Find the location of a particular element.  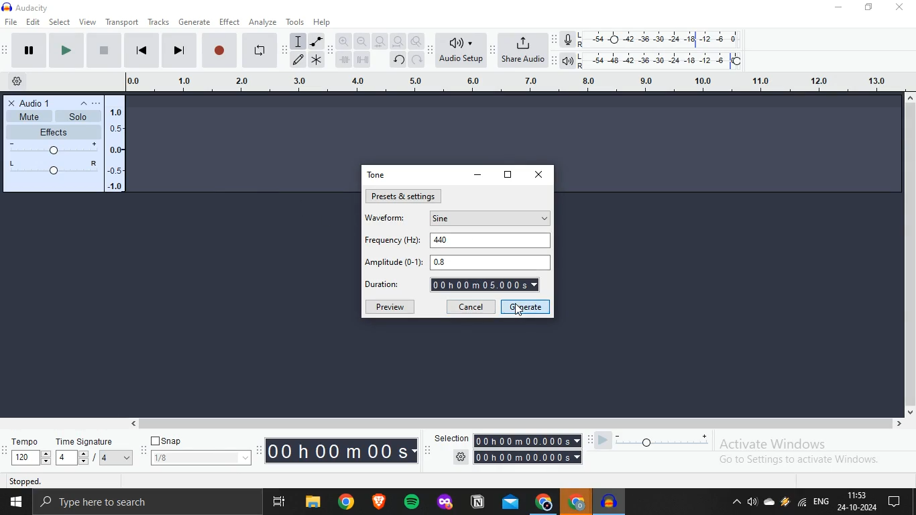

Tone is located at coordinates (378, 175).